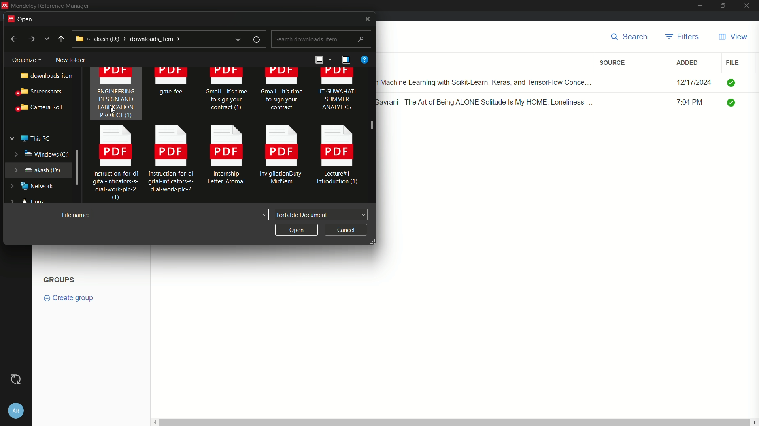 The height and width of the screenshot is (426, 759). Describe the element at coordinates (282, 91) in the screenshot. I see `Gmail - It's time.
to sign your
contract` at that location.